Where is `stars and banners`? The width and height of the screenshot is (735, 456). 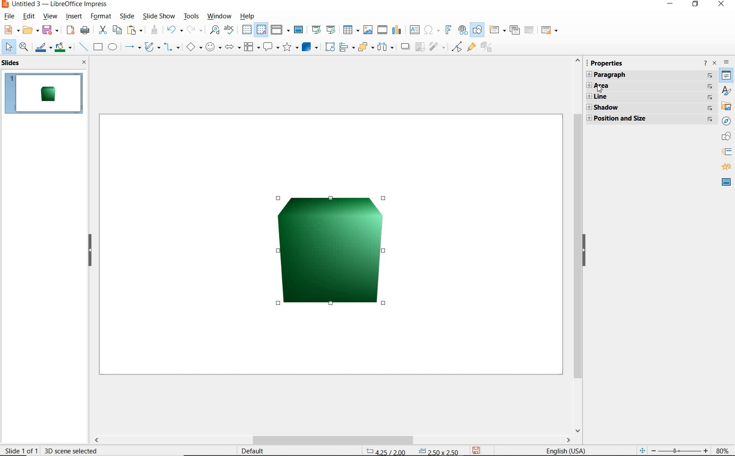 stars and banners is located at coordinates (291, 48).